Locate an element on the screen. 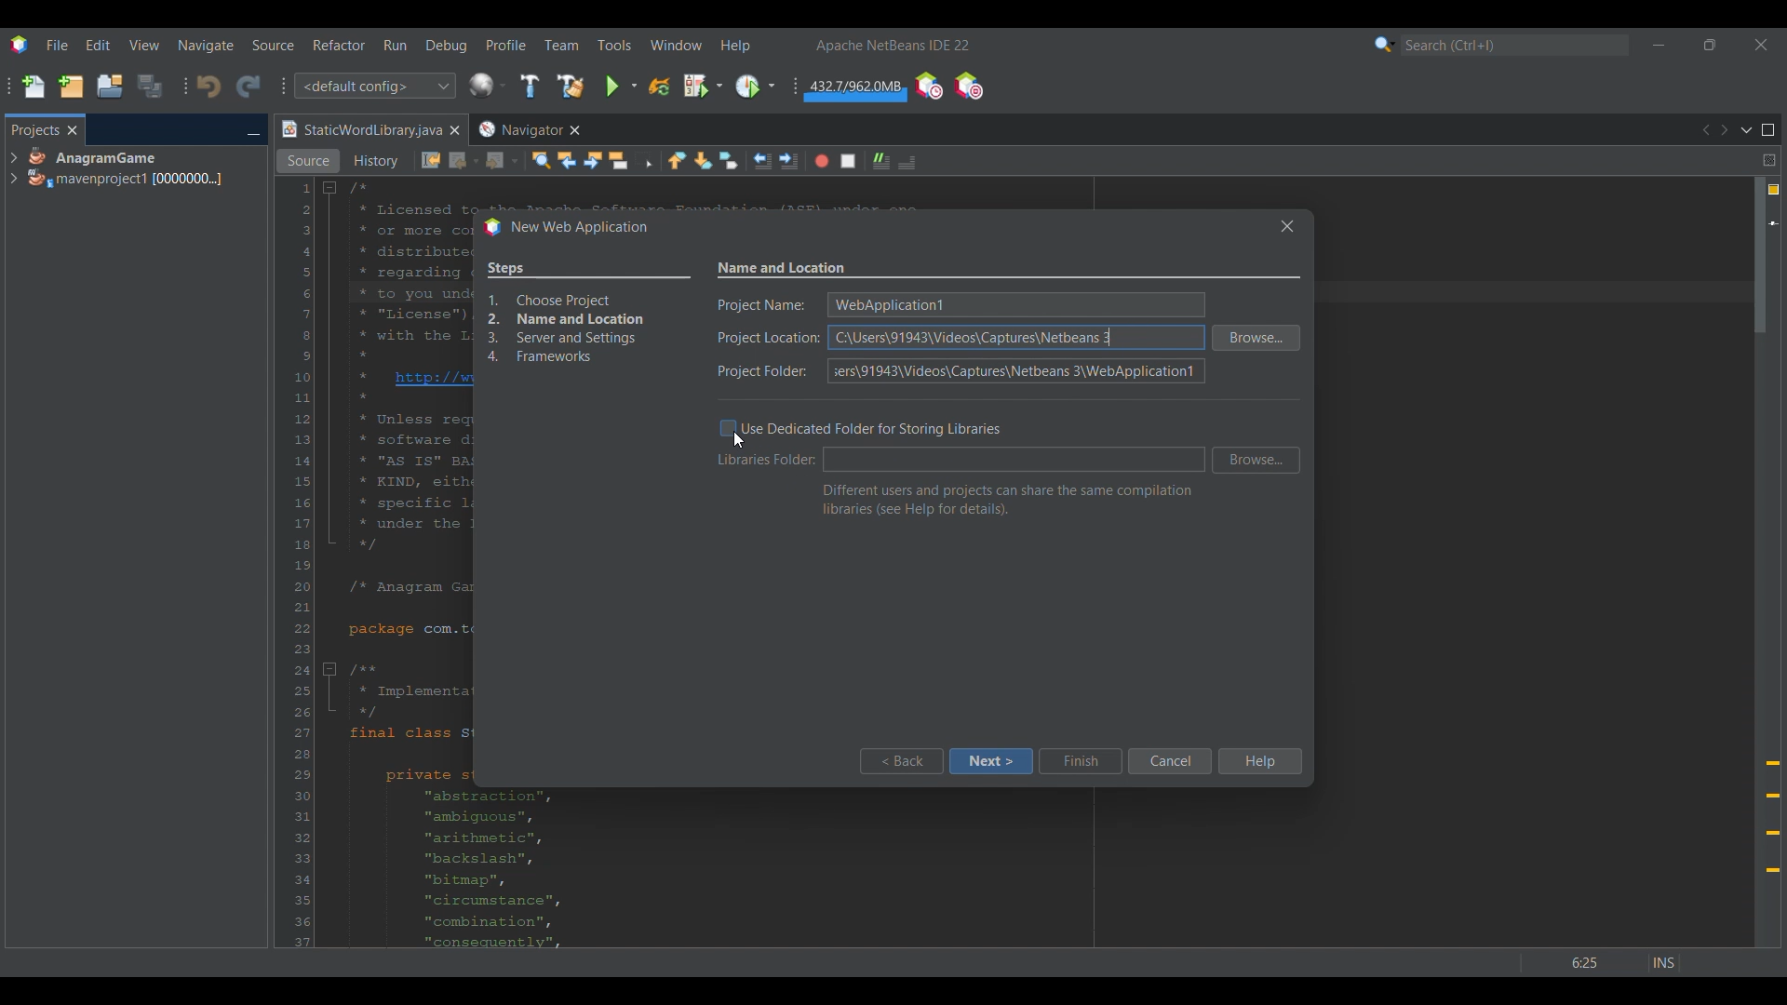  Text box for each respective detail is located at coordinates (1013, 336).